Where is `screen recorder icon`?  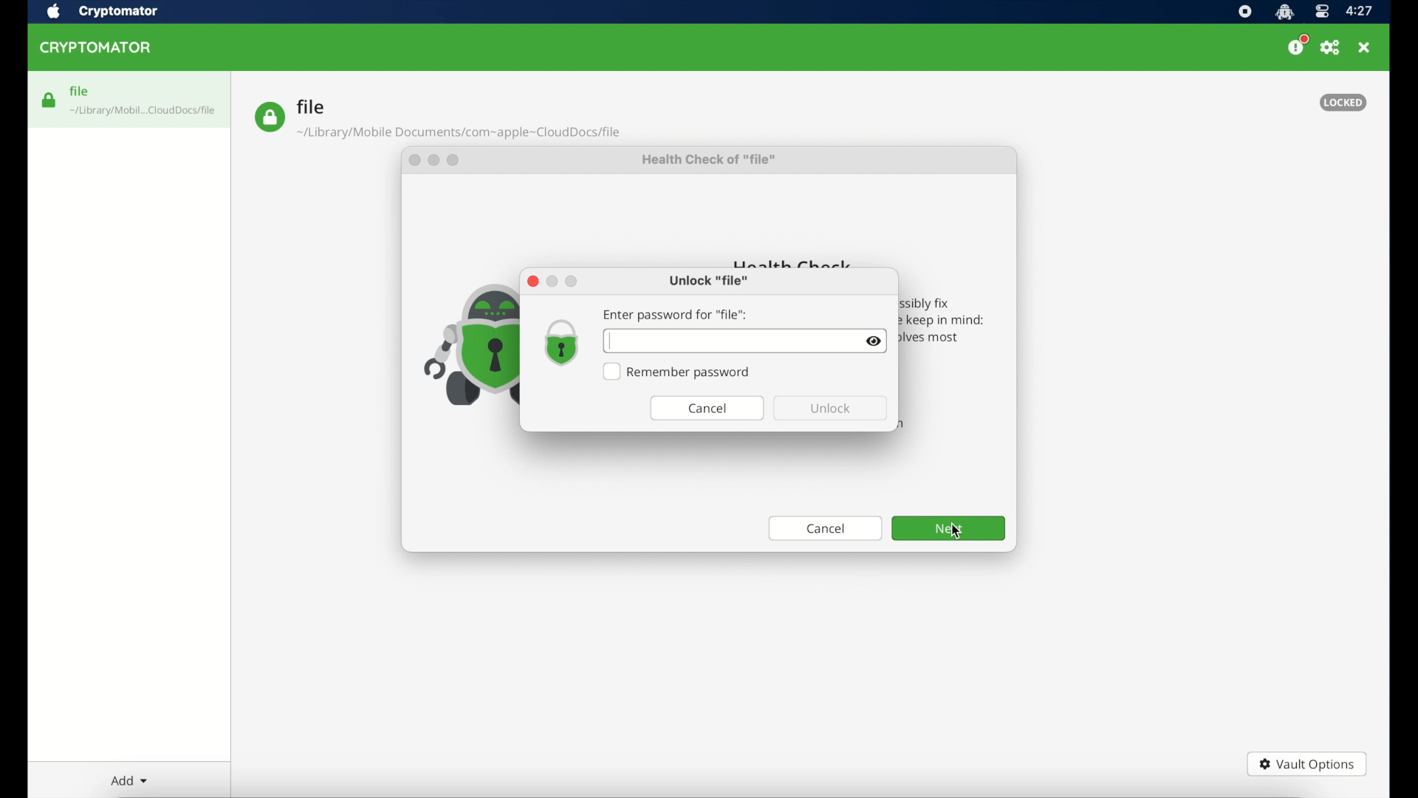
screen recorder icon is located at coordinates (1244, 12).